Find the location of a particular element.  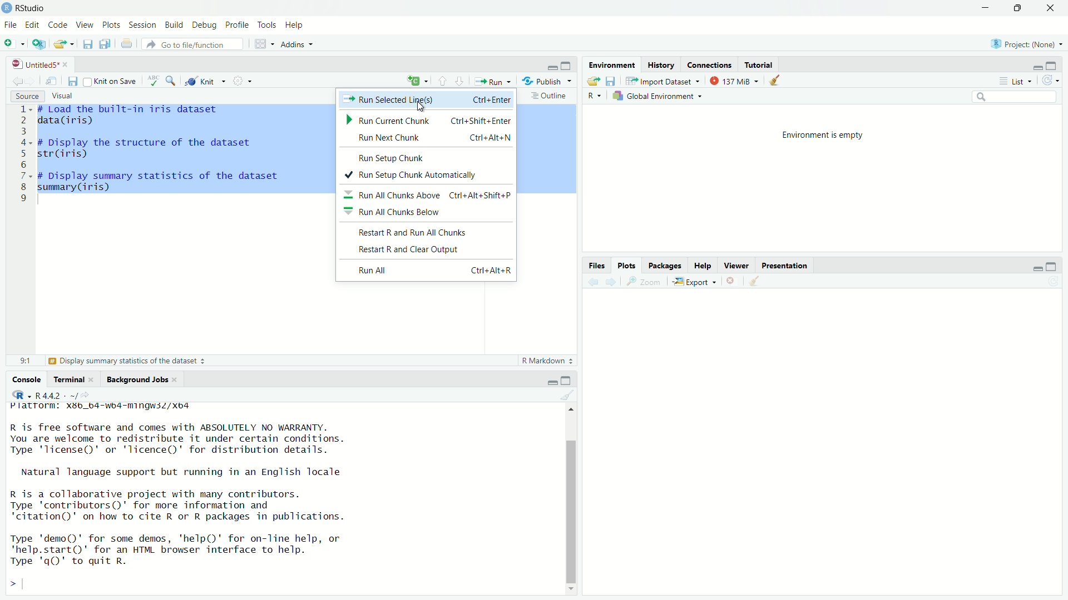

Restart R and Run All Chunks is located at coordinates (408, 233).